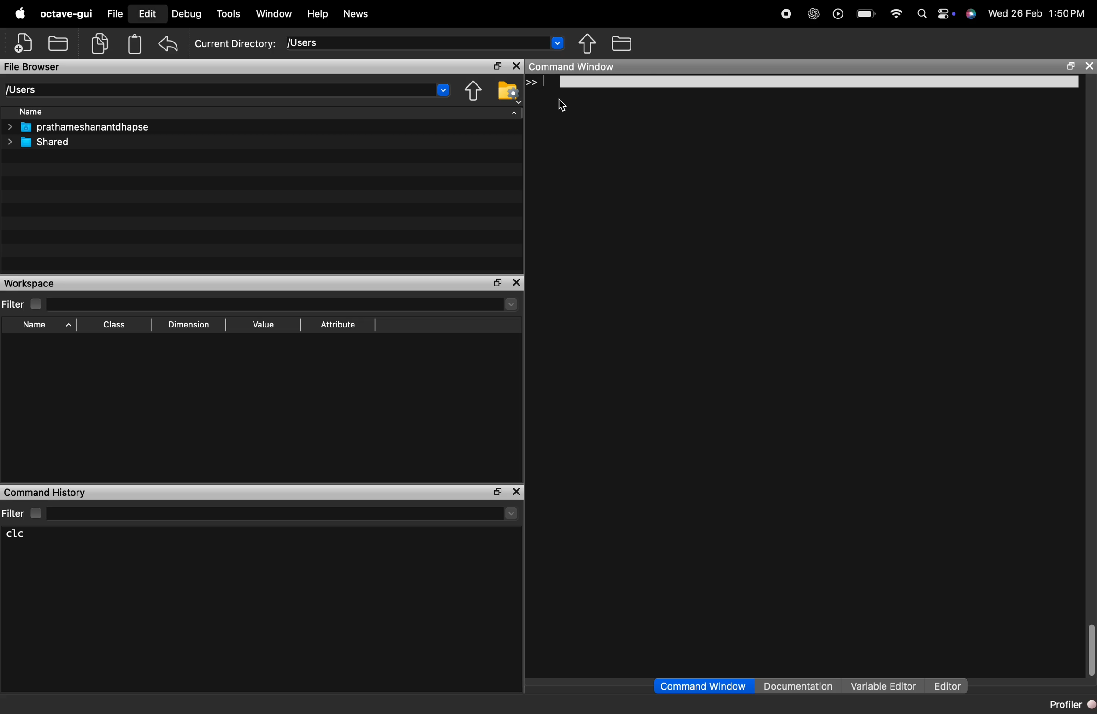  I want to click on Command Window, so click(573, 66).